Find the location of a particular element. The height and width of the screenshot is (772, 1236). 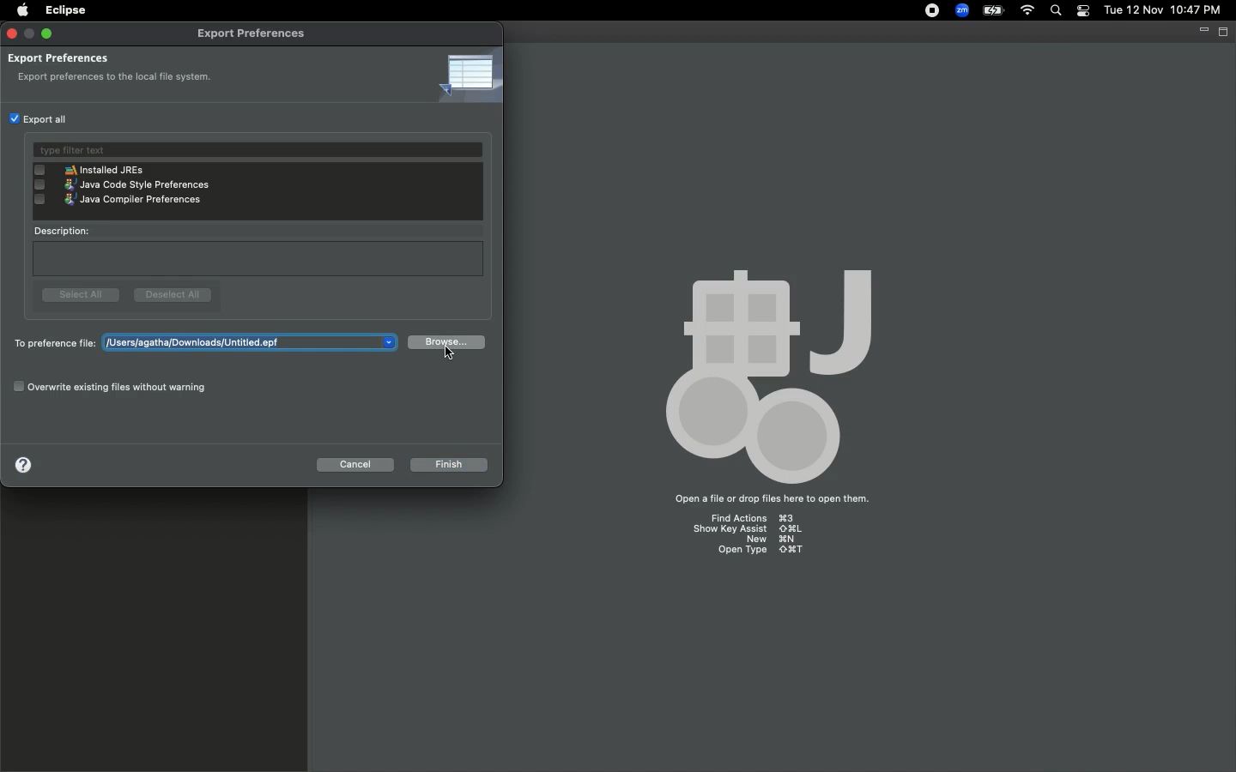

Finish is located at coordinates (449, 466).